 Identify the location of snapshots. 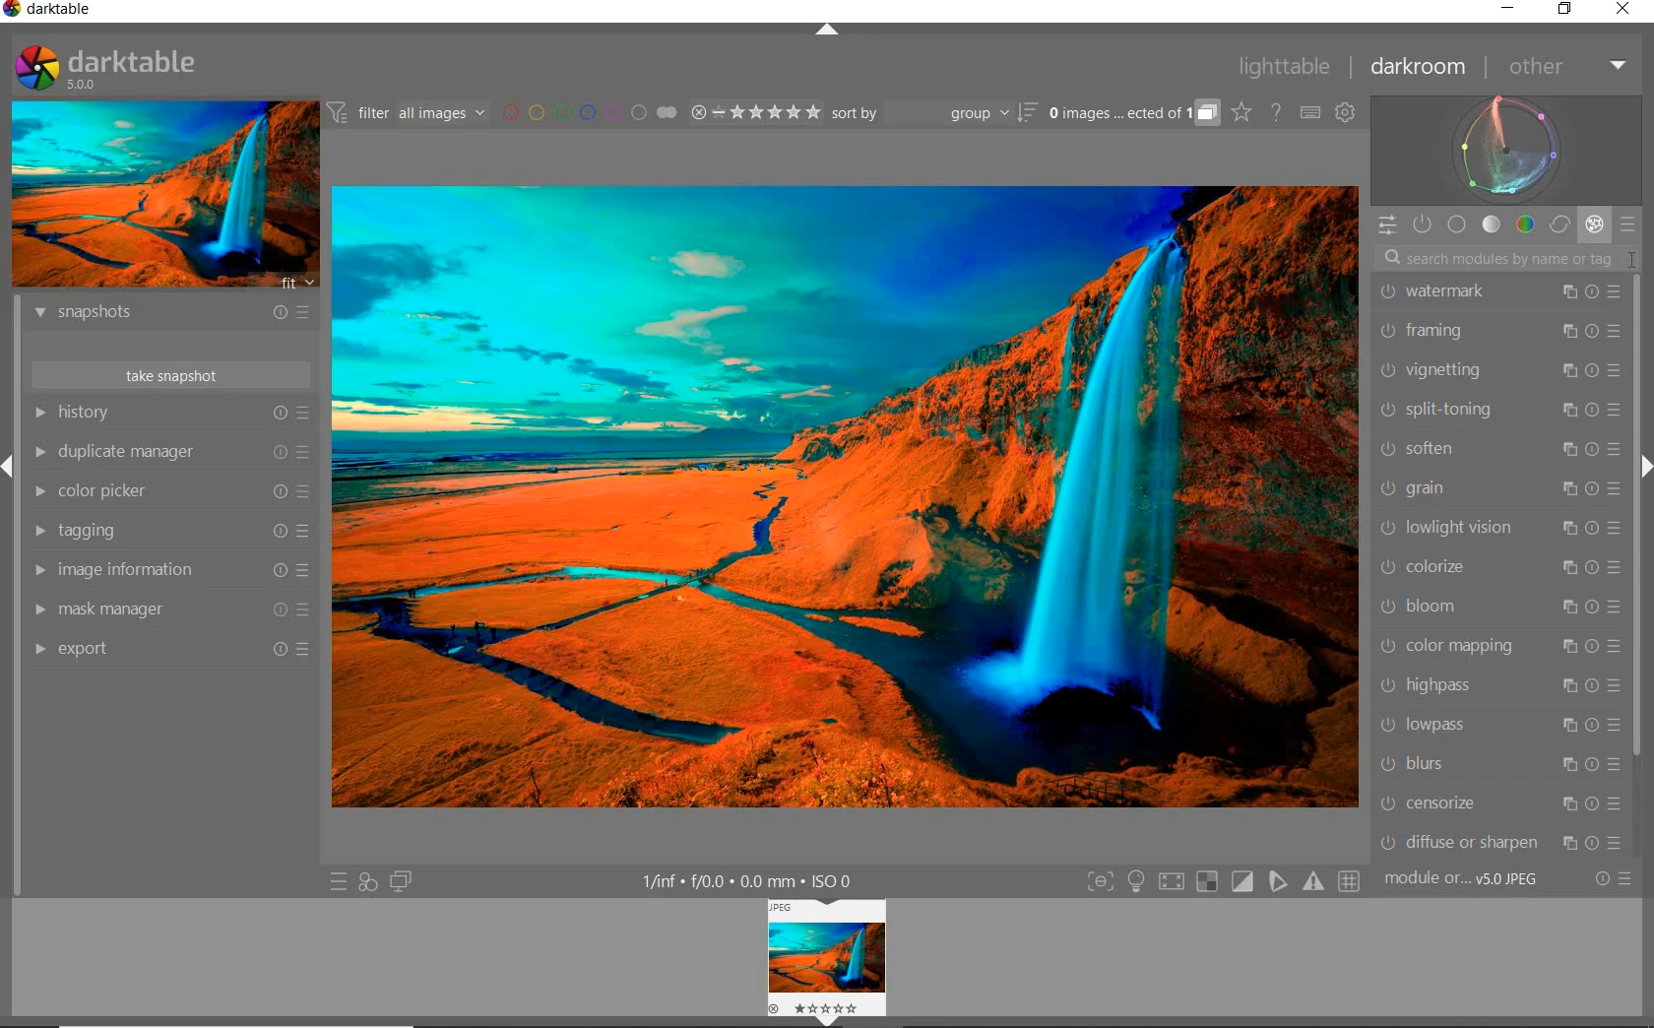
(176, 315).